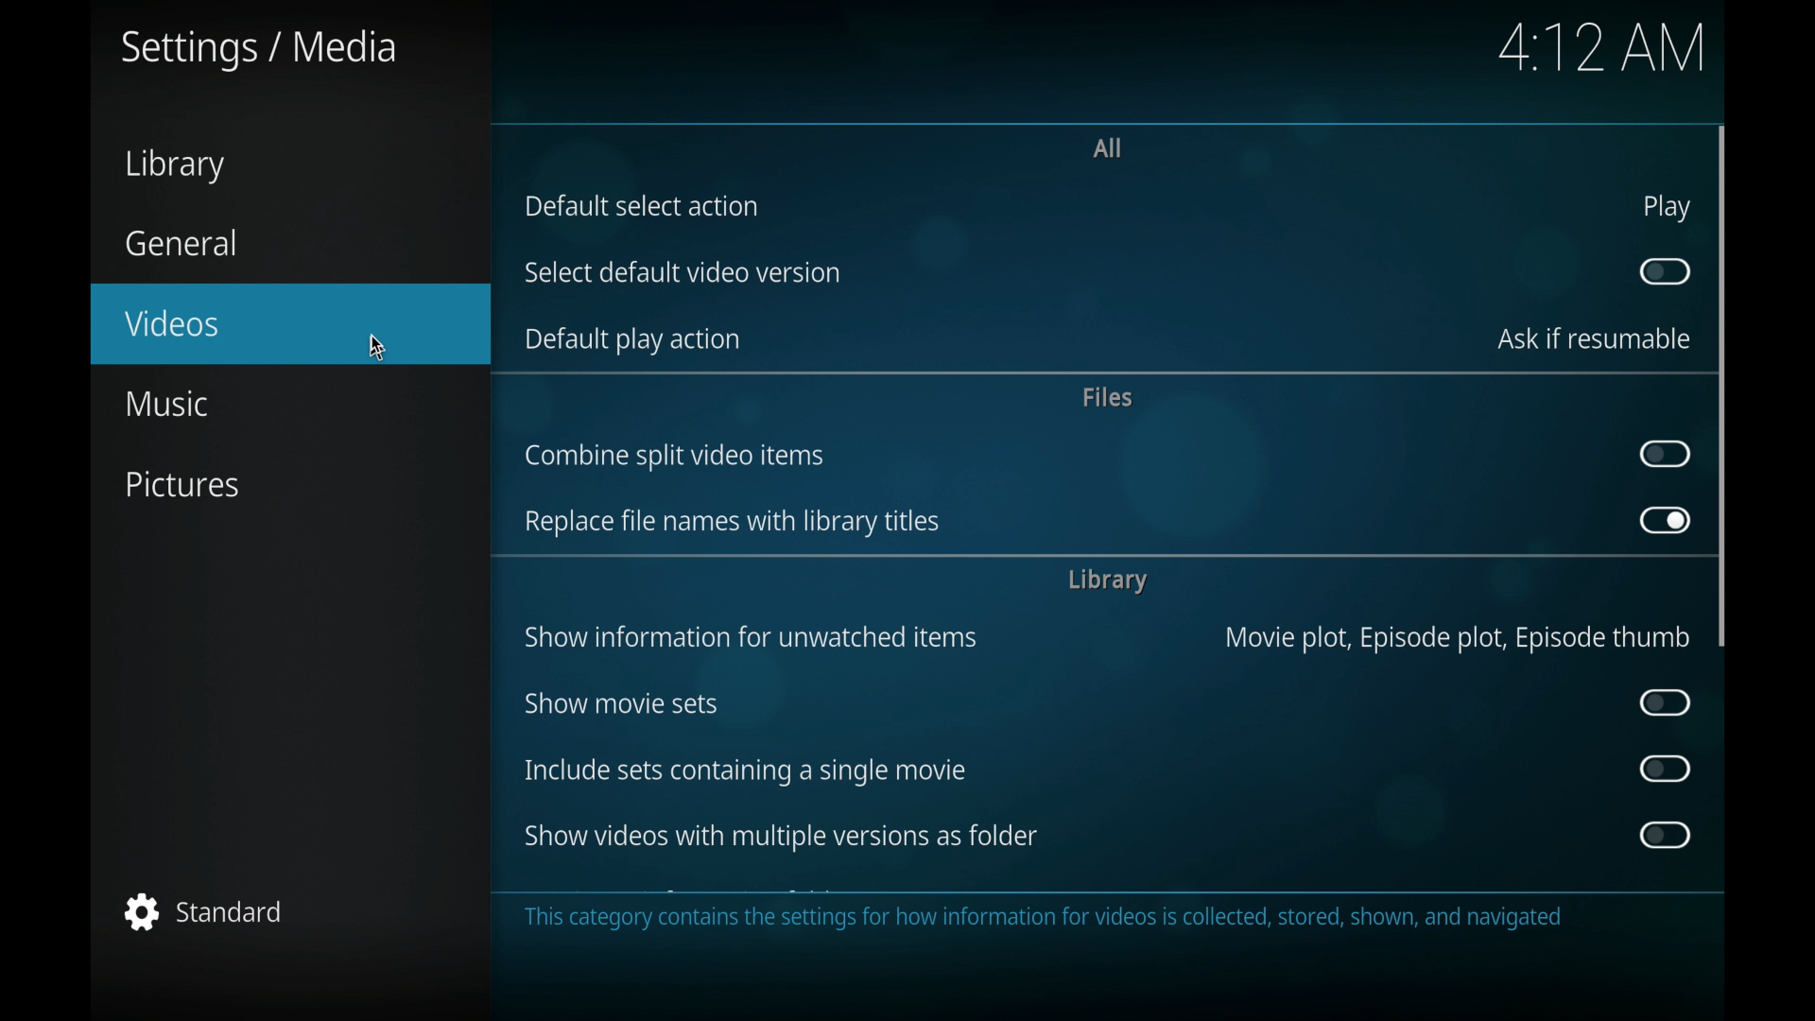  What do you see at coordinates (1667, 208) in the screenshot?
I see `play` at bounding box center [1667, 208].